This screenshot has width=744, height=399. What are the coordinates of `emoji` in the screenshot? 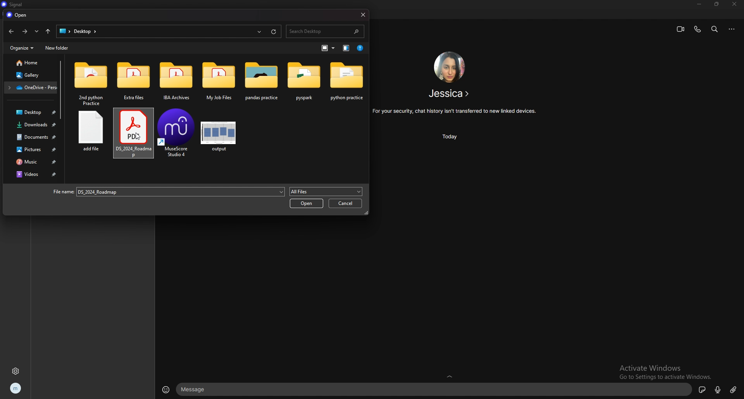 It's located at (167, 389).